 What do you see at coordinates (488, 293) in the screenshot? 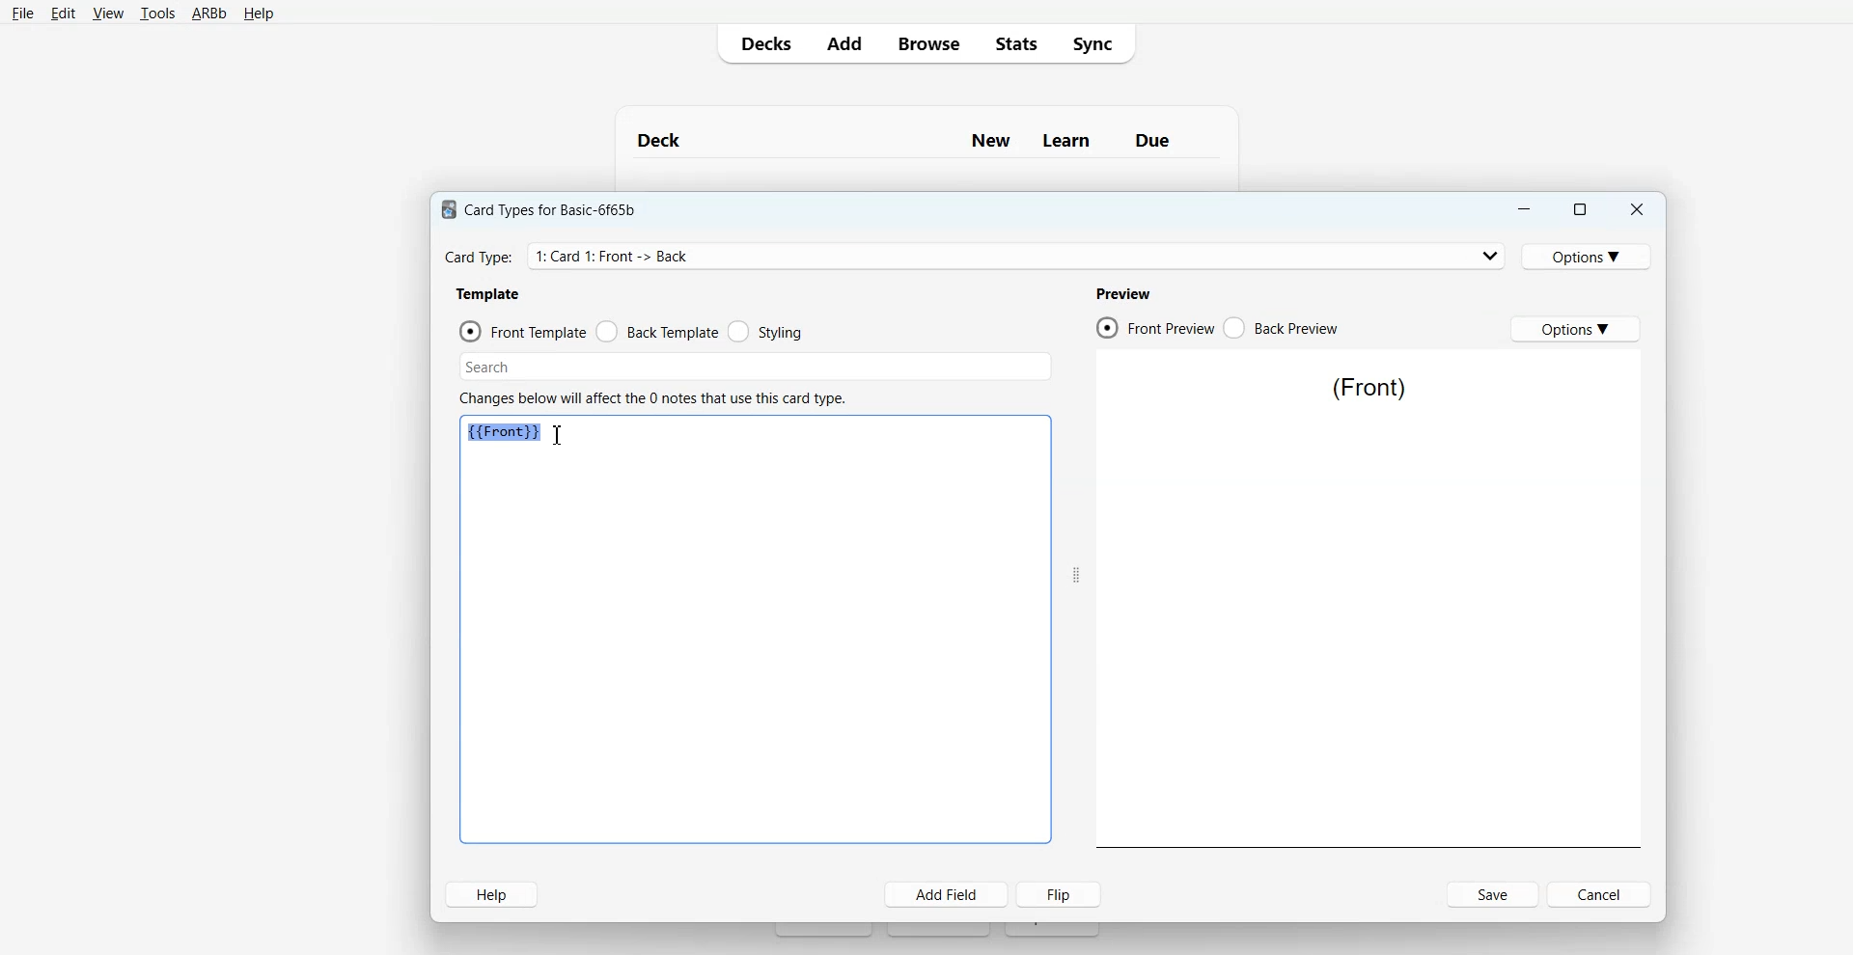
I see `Text 2` at bounding box center [488, 293].